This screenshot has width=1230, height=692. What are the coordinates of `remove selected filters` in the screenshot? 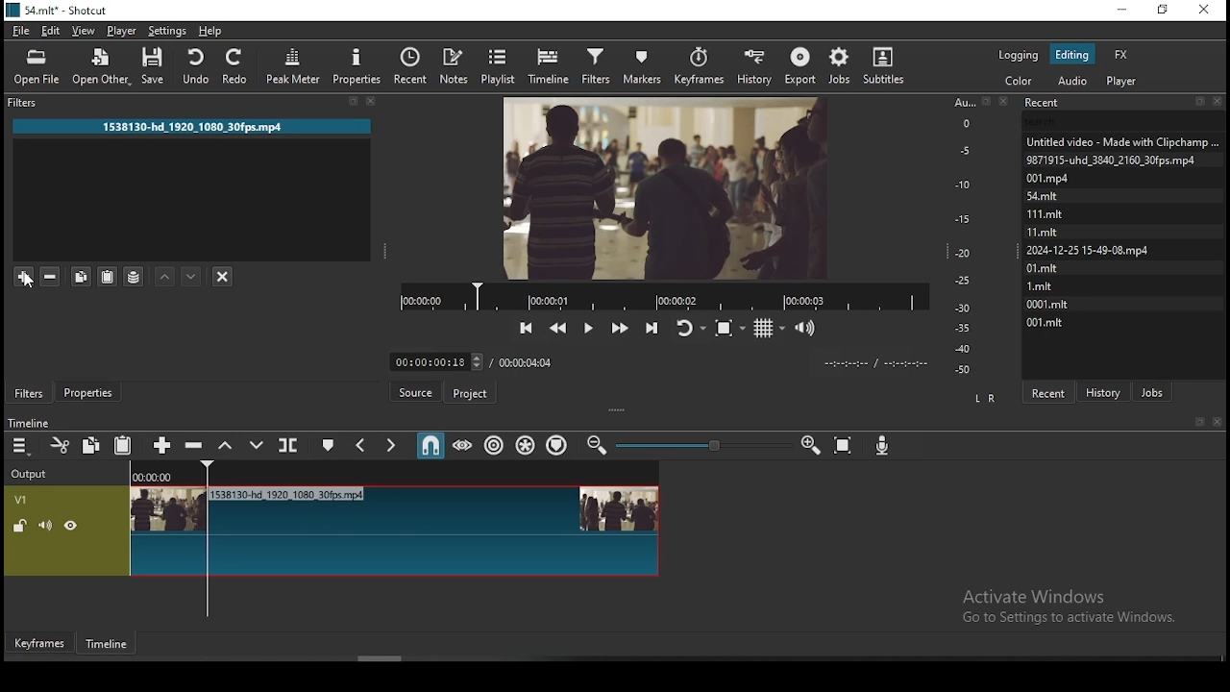 It's located at (51, 276).